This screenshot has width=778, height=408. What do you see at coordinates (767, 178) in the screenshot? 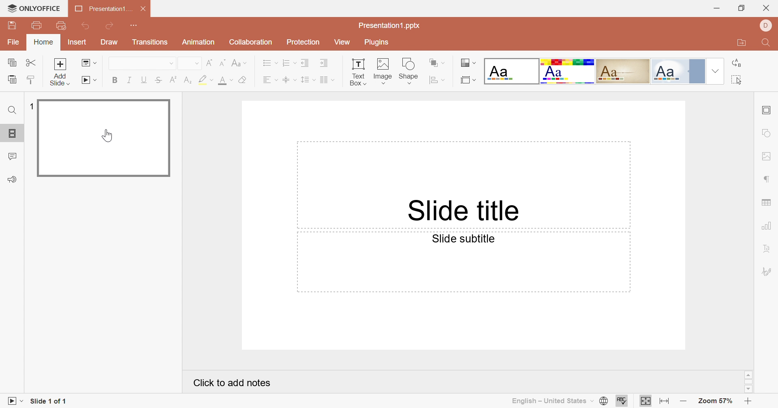
I see `paragraph settings` at bounding box center [767, 178].